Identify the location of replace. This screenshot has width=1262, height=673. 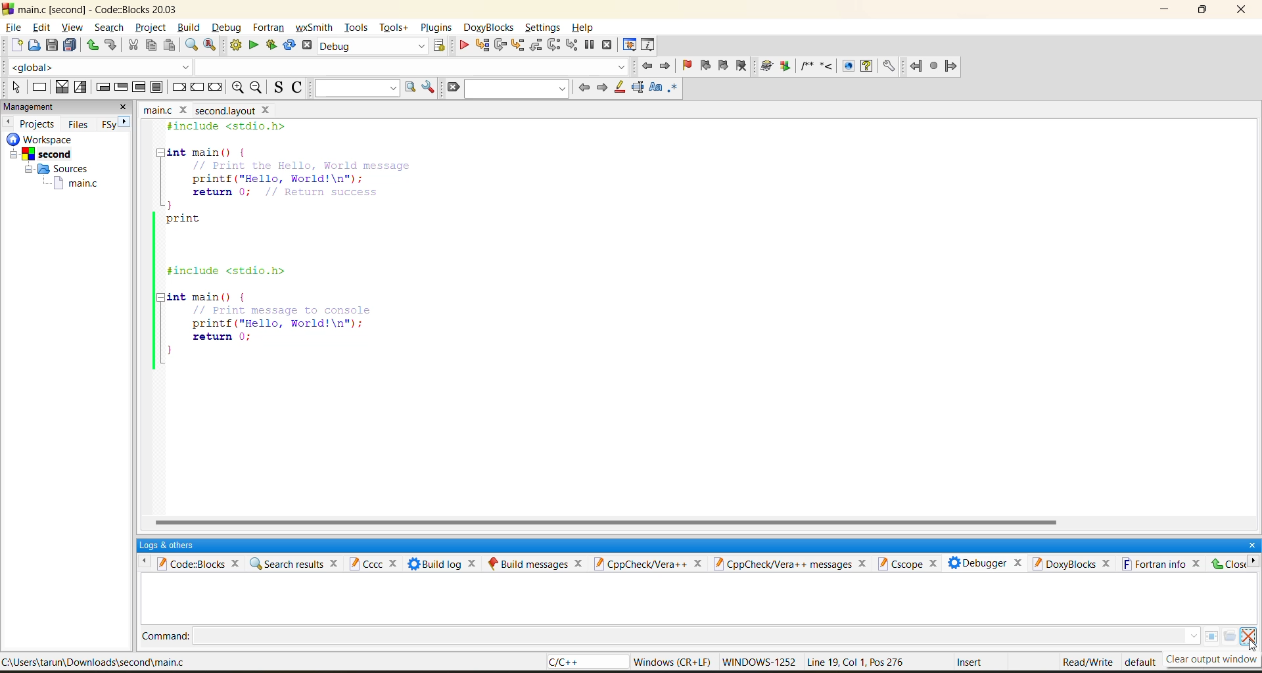
(209, 46).